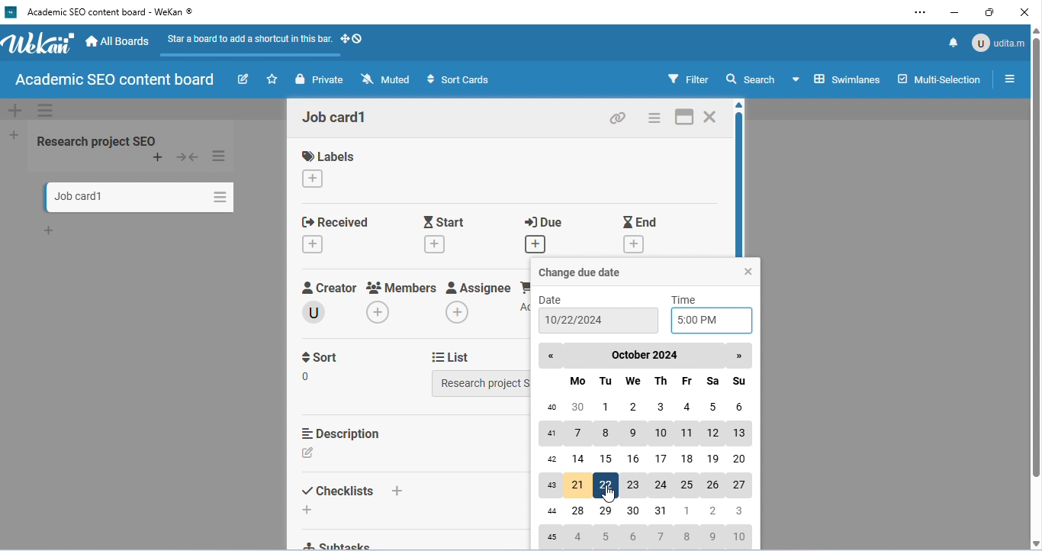 The image size is (1042, 551). I want to click on current window: ‘Academic SEO content board - WeKan, so click(109, 12).